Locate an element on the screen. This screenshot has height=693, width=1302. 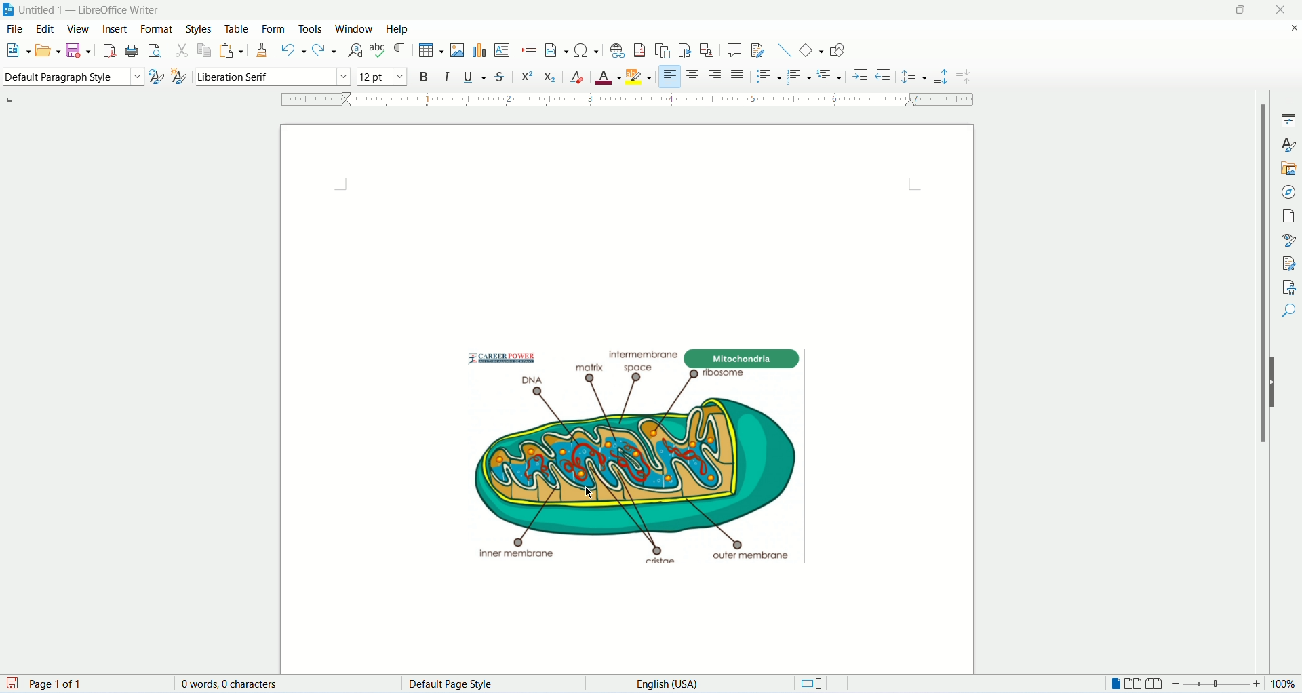
zoom bar is located at coordinates (1217, 684).